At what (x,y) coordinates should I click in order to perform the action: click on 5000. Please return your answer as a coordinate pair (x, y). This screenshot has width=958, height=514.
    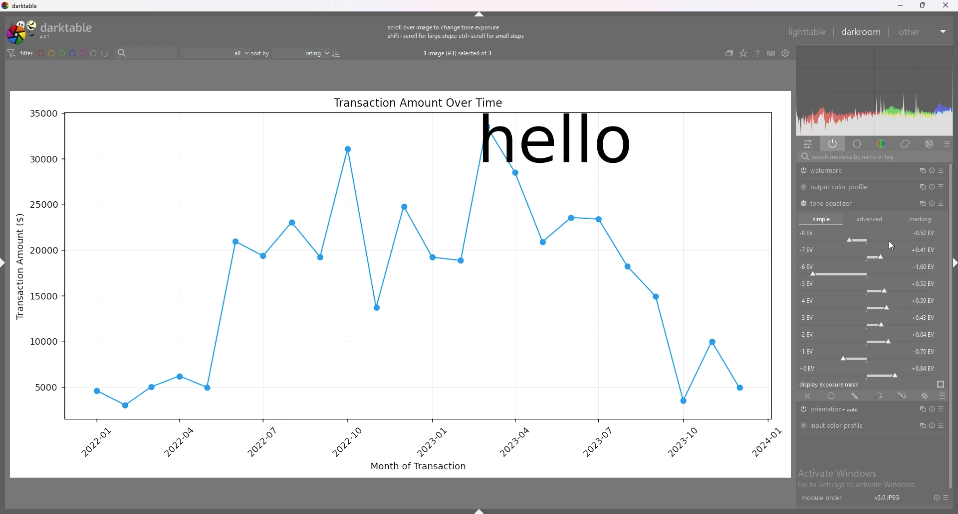
    Looking at the image, I should click on (45, 387).